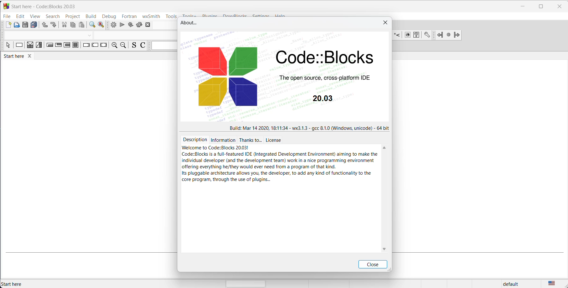  Describe the element at coordinates (59, 46) in the screenshot. I see `exit condition loop` at that location.